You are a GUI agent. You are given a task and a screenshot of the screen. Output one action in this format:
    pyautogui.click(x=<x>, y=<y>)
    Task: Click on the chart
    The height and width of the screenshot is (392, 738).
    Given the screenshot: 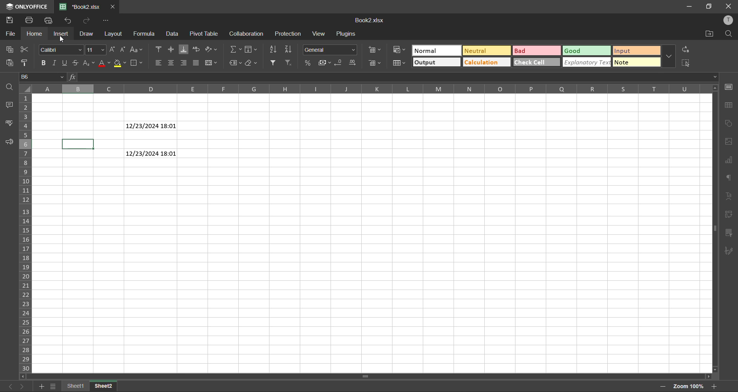 What is the action you would take?
    pyautogui.click(x=728, y=123)
    